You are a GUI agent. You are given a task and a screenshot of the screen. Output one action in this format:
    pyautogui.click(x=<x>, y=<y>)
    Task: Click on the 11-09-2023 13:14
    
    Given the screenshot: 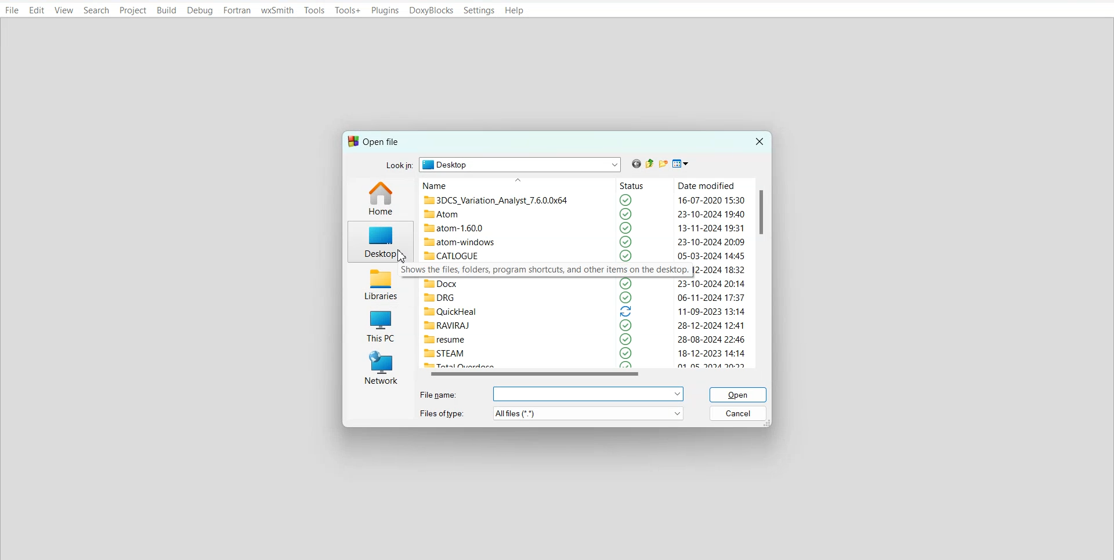 What is the action you would take?
    pyautogui.click(x=711, y=312)
    